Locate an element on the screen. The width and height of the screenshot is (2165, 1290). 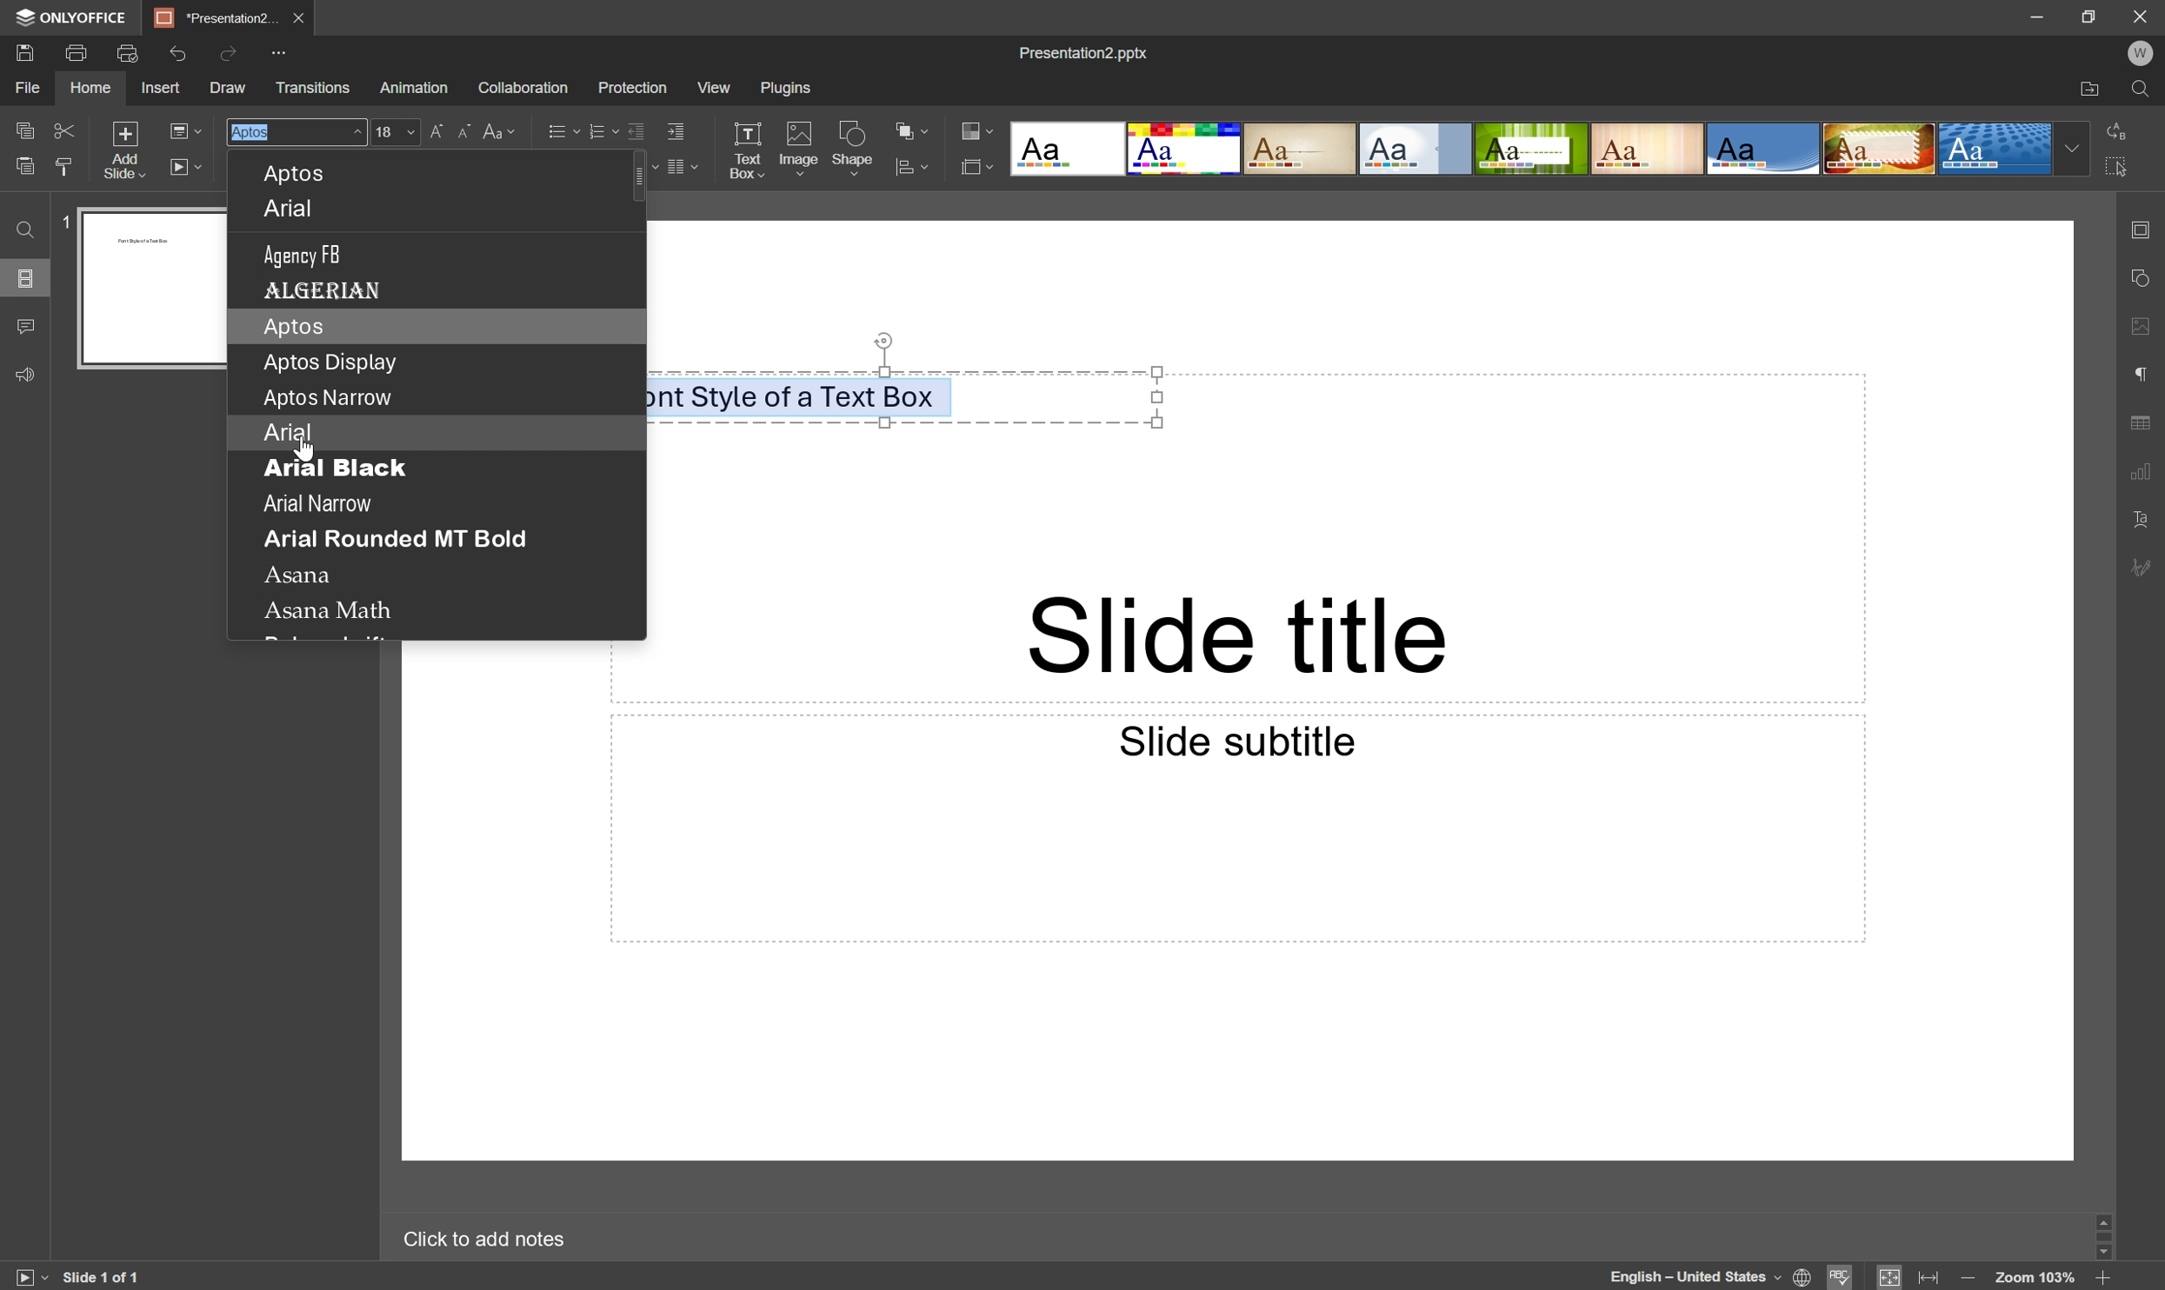
Aptos Narrow is located at coordinates (328, 396).